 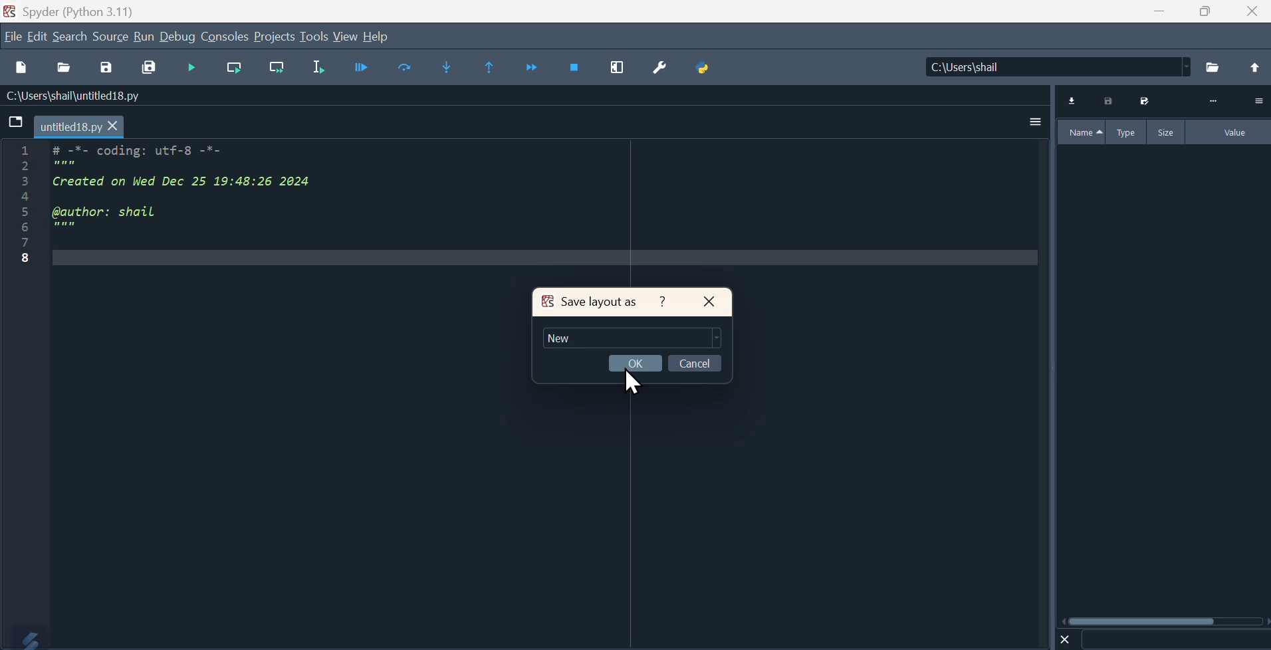 I want to click on Project, so click(x=274, y=36).